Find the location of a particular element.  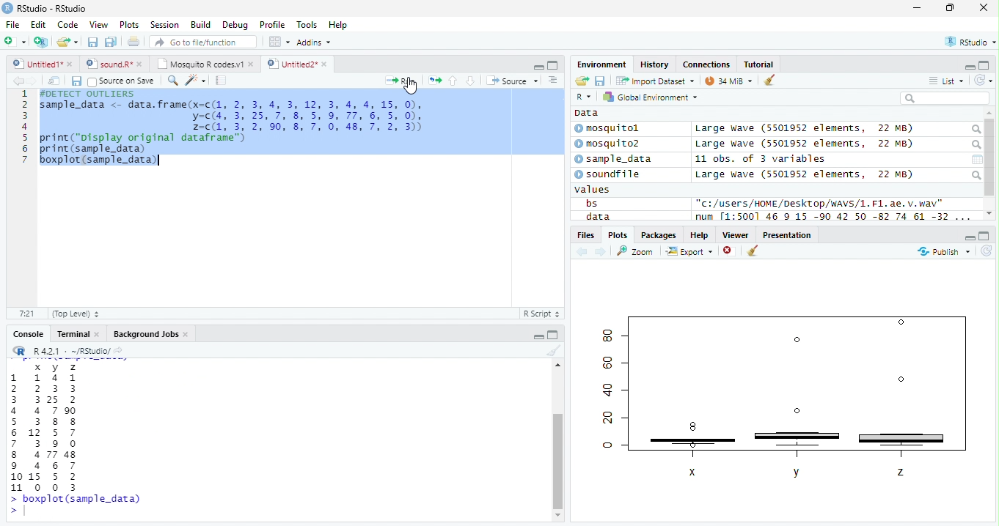

File is located at coordinates (13, 25).